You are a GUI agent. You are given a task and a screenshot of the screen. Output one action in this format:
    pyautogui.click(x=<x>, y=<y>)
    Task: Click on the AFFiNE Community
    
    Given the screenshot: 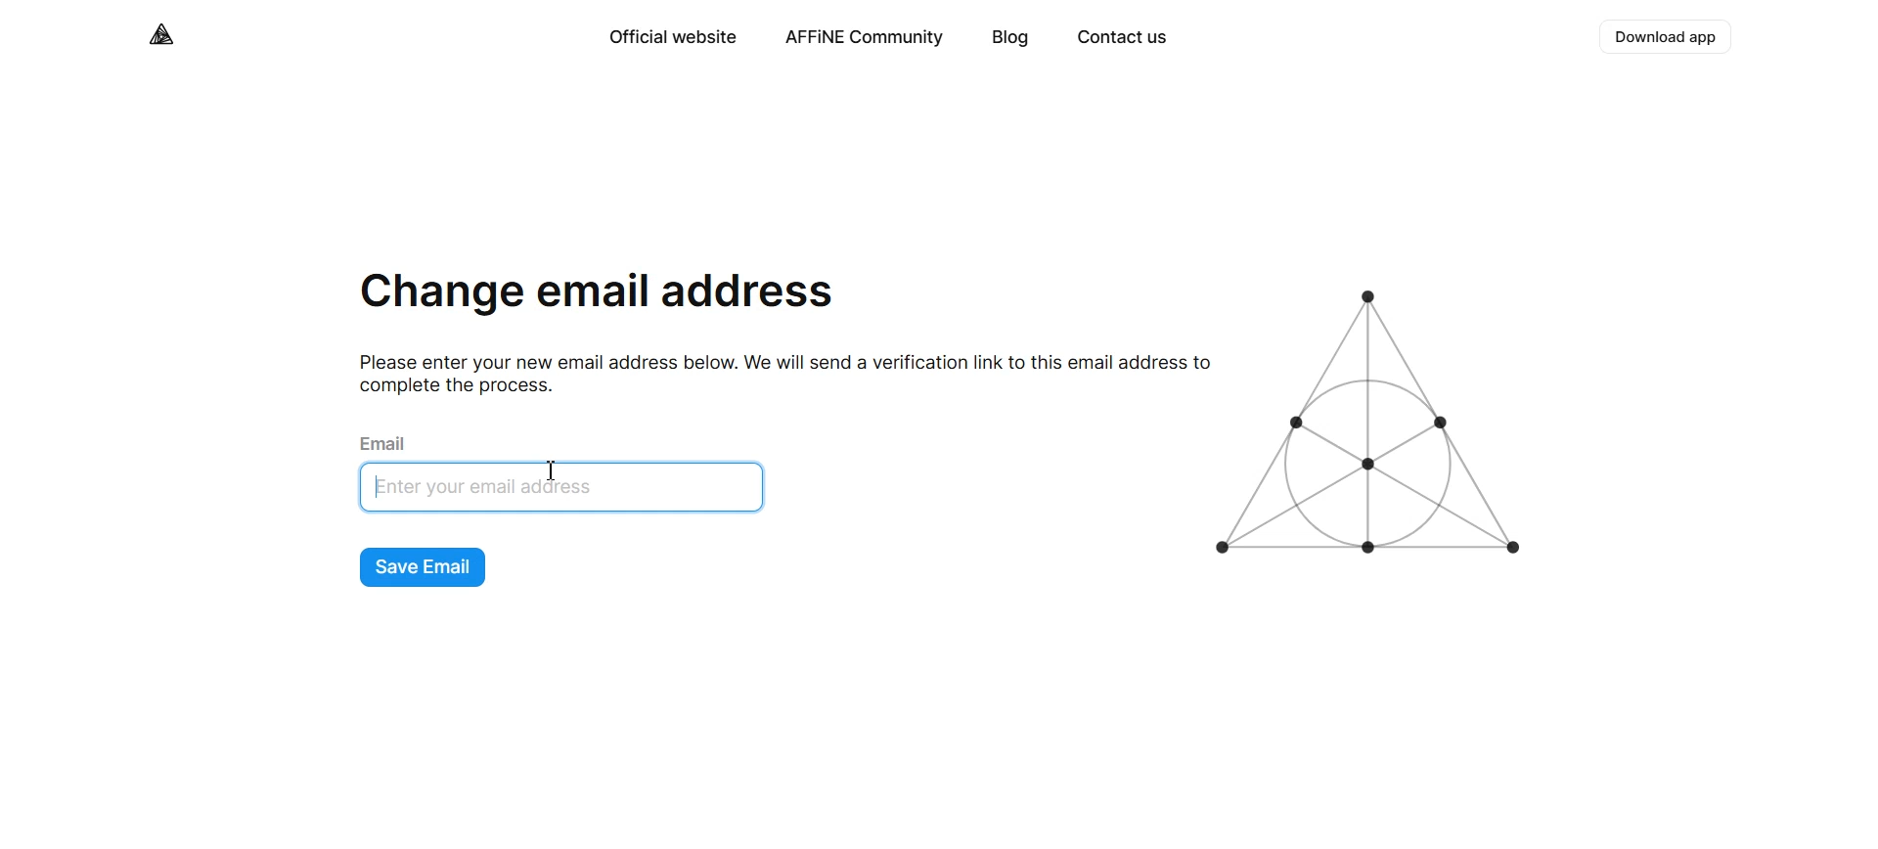 What is the action you would take?
    pyautogui.click(x=865, y=38)
    